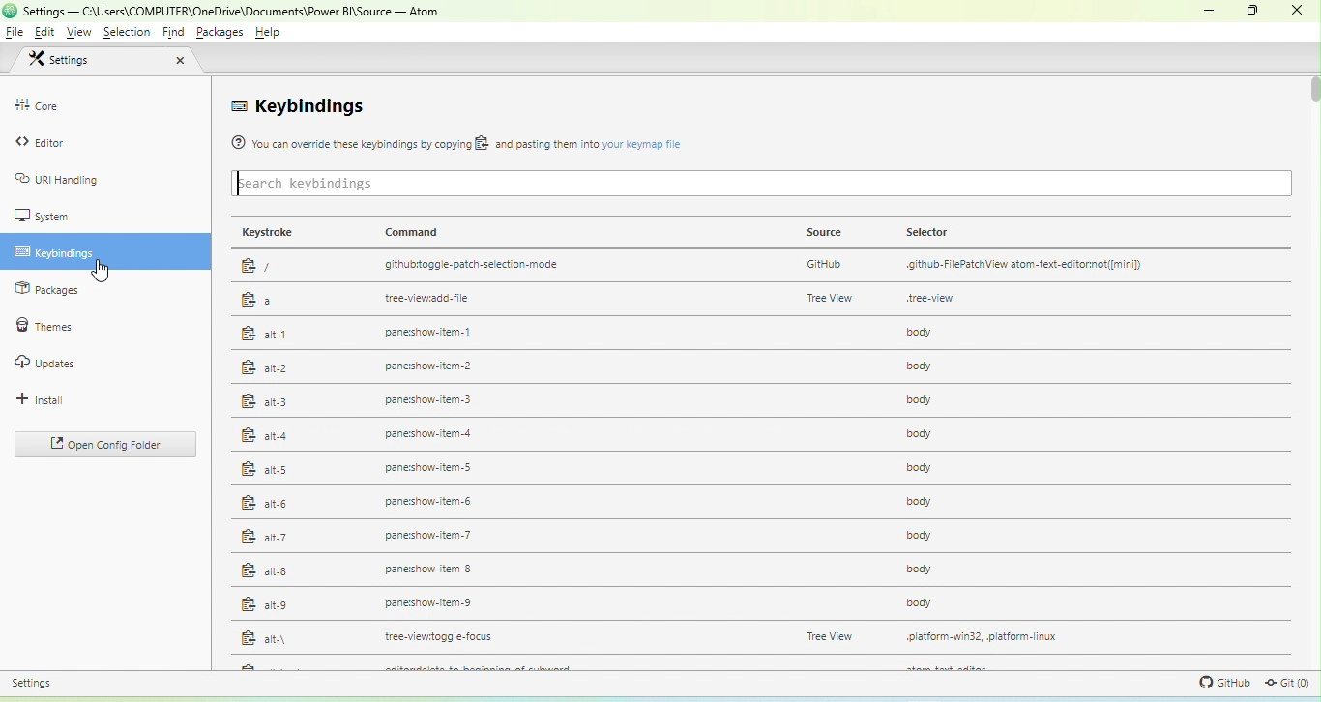 The height and width of the screenshot is (702, 1321). What do you see at coordinates (220, 32) in the screenshot?
I see `packages menu` at bounding box center [220, 32].